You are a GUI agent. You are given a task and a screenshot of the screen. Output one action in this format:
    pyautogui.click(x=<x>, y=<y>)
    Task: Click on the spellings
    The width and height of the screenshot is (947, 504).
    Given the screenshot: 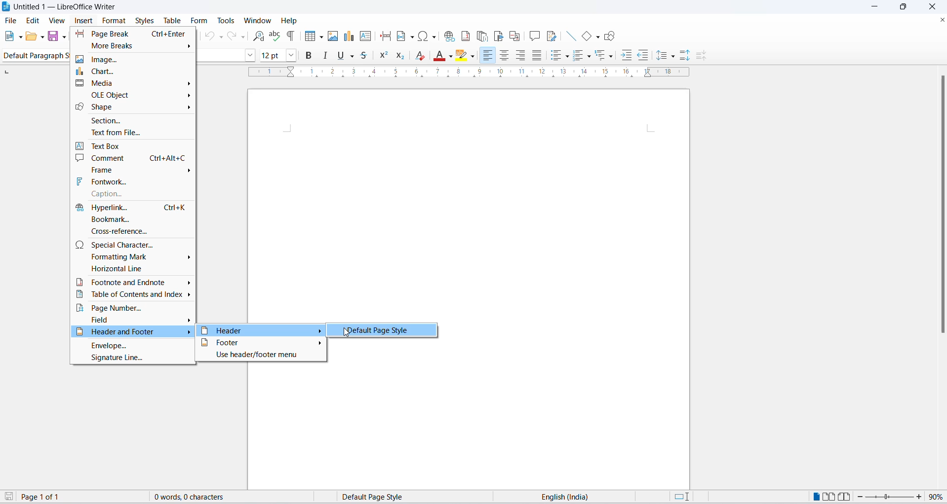 What is the action you would take?
    pyautogui.click(x=276, y=36)
    